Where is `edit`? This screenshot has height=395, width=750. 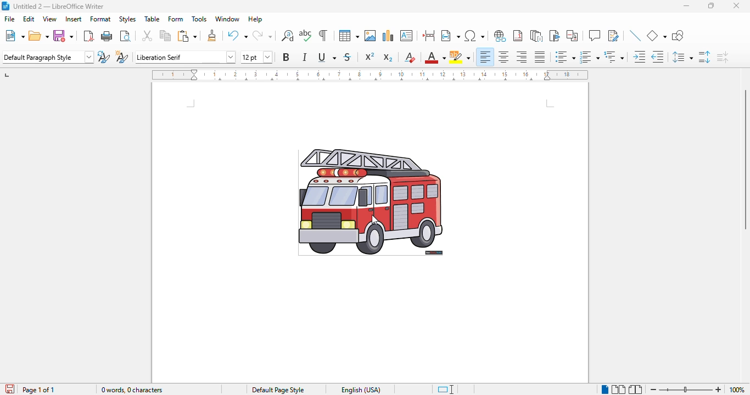
edit is located at coordinates (30, 19).